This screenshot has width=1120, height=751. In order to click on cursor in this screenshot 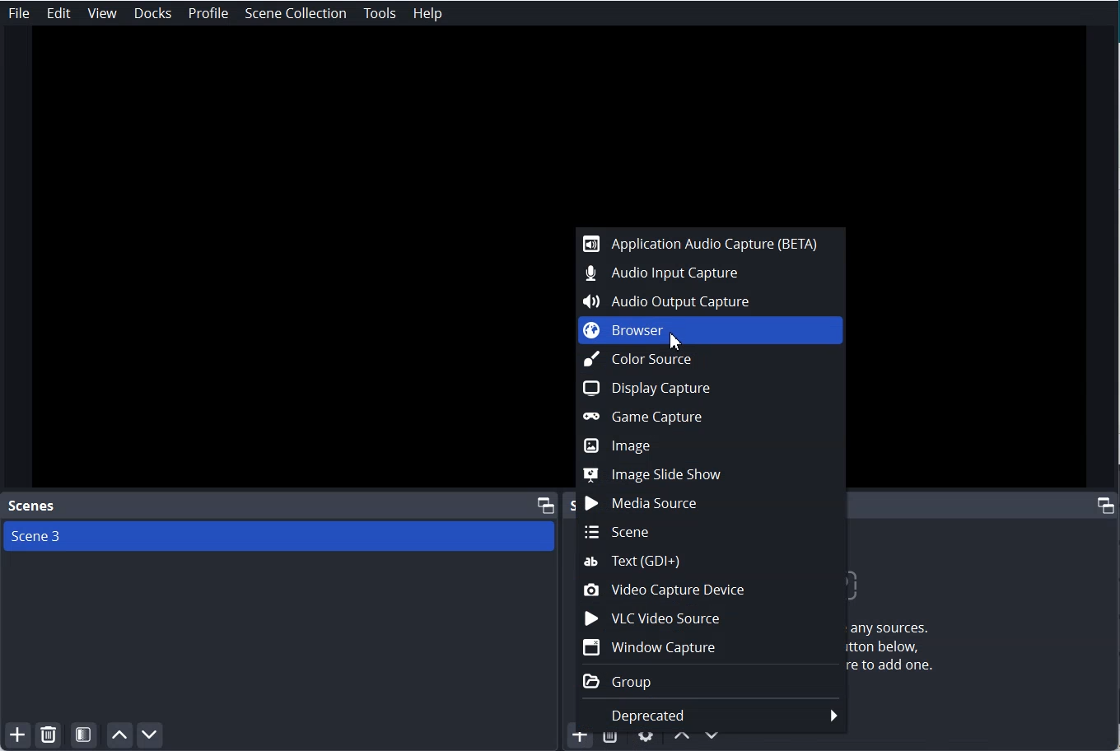, I will do `click(679, 342)`.